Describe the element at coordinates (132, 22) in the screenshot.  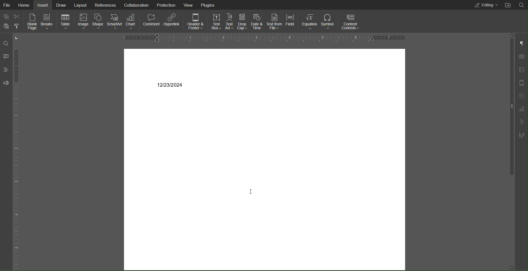
I see `Chart` at that location.